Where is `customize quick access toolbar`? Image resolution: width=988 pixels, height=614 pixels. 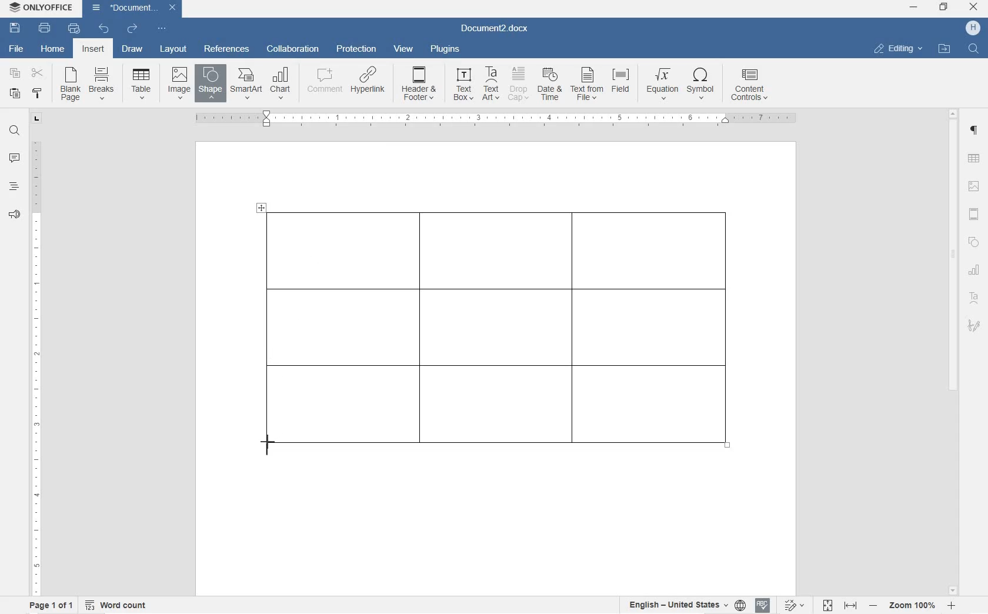
customize quick access toolbar is located at coordinates (161, 28).